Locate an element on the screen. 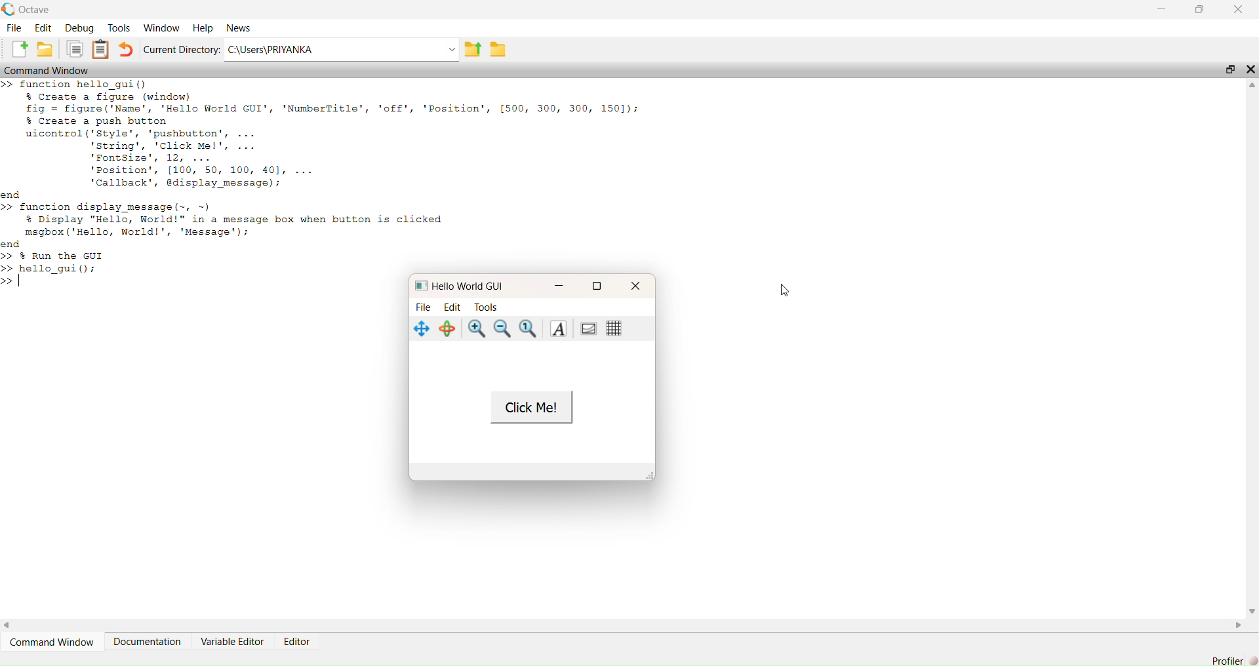 Image resolution: width=1259 pixels, height=666 pixels. File is located at coordinates (425, 307).